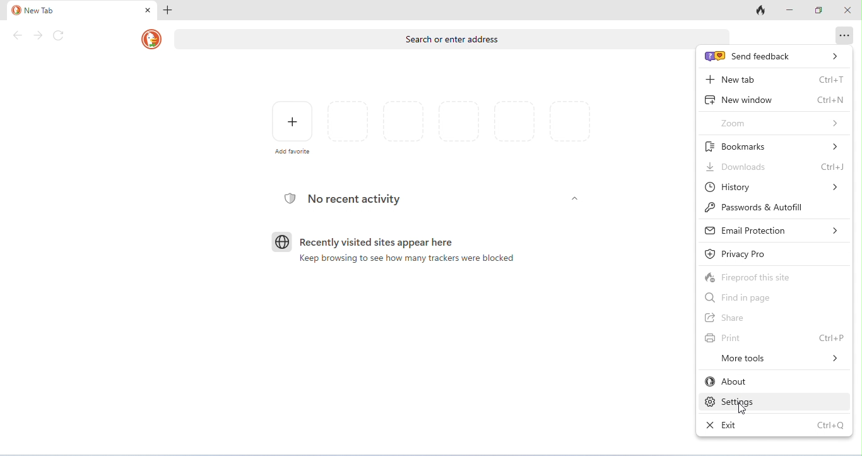  What do you see at coordinates (776, 209) in the screenshot?
I see `password and autofill` at bounding box center [776, 209].